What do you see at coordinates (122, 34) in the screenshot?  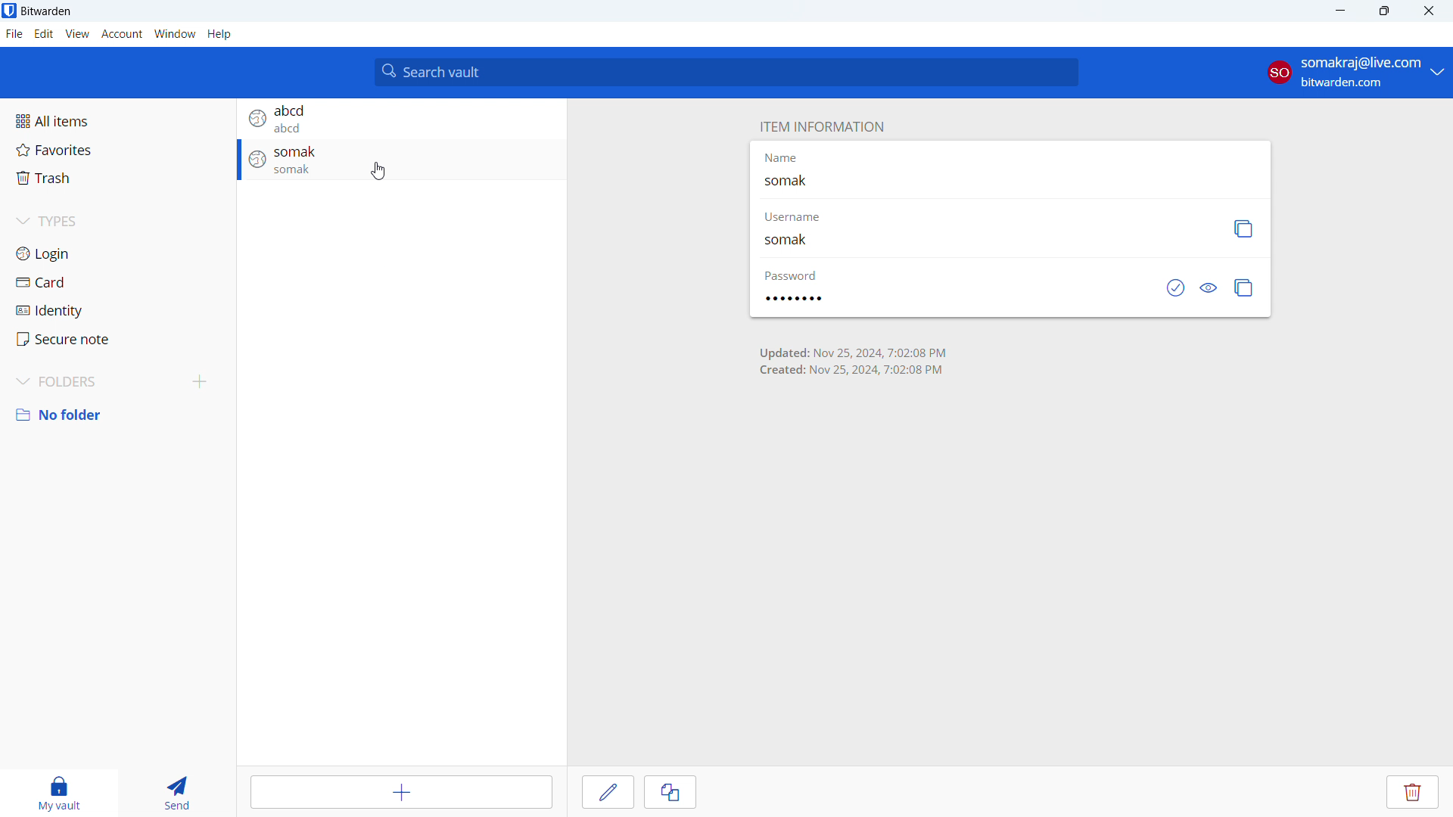 I see `account` at bounding box center [122, 34].